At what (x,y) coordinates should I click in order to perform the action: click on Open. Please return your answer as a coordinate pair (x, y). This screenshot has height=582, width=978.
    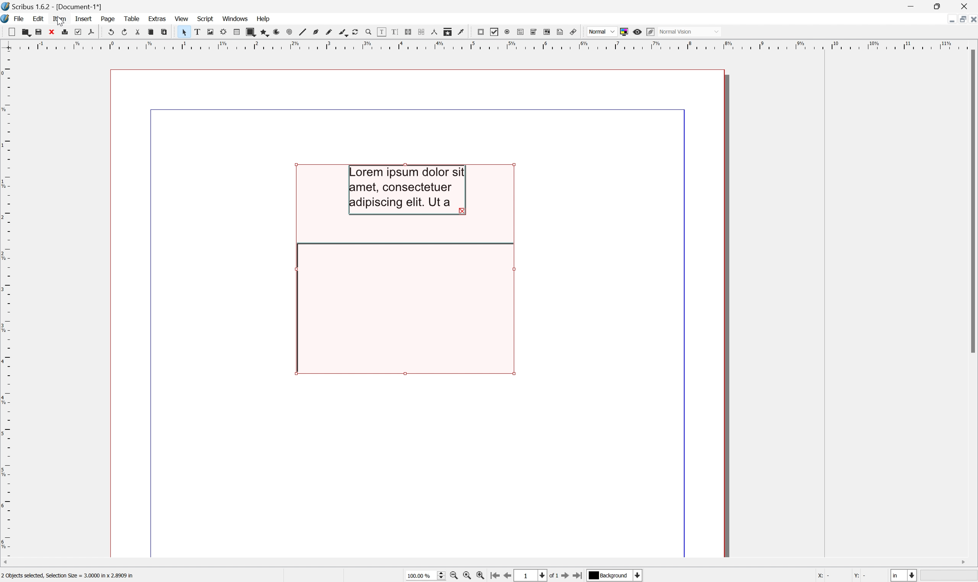
    Looking at the image, I should click on (23, 33).